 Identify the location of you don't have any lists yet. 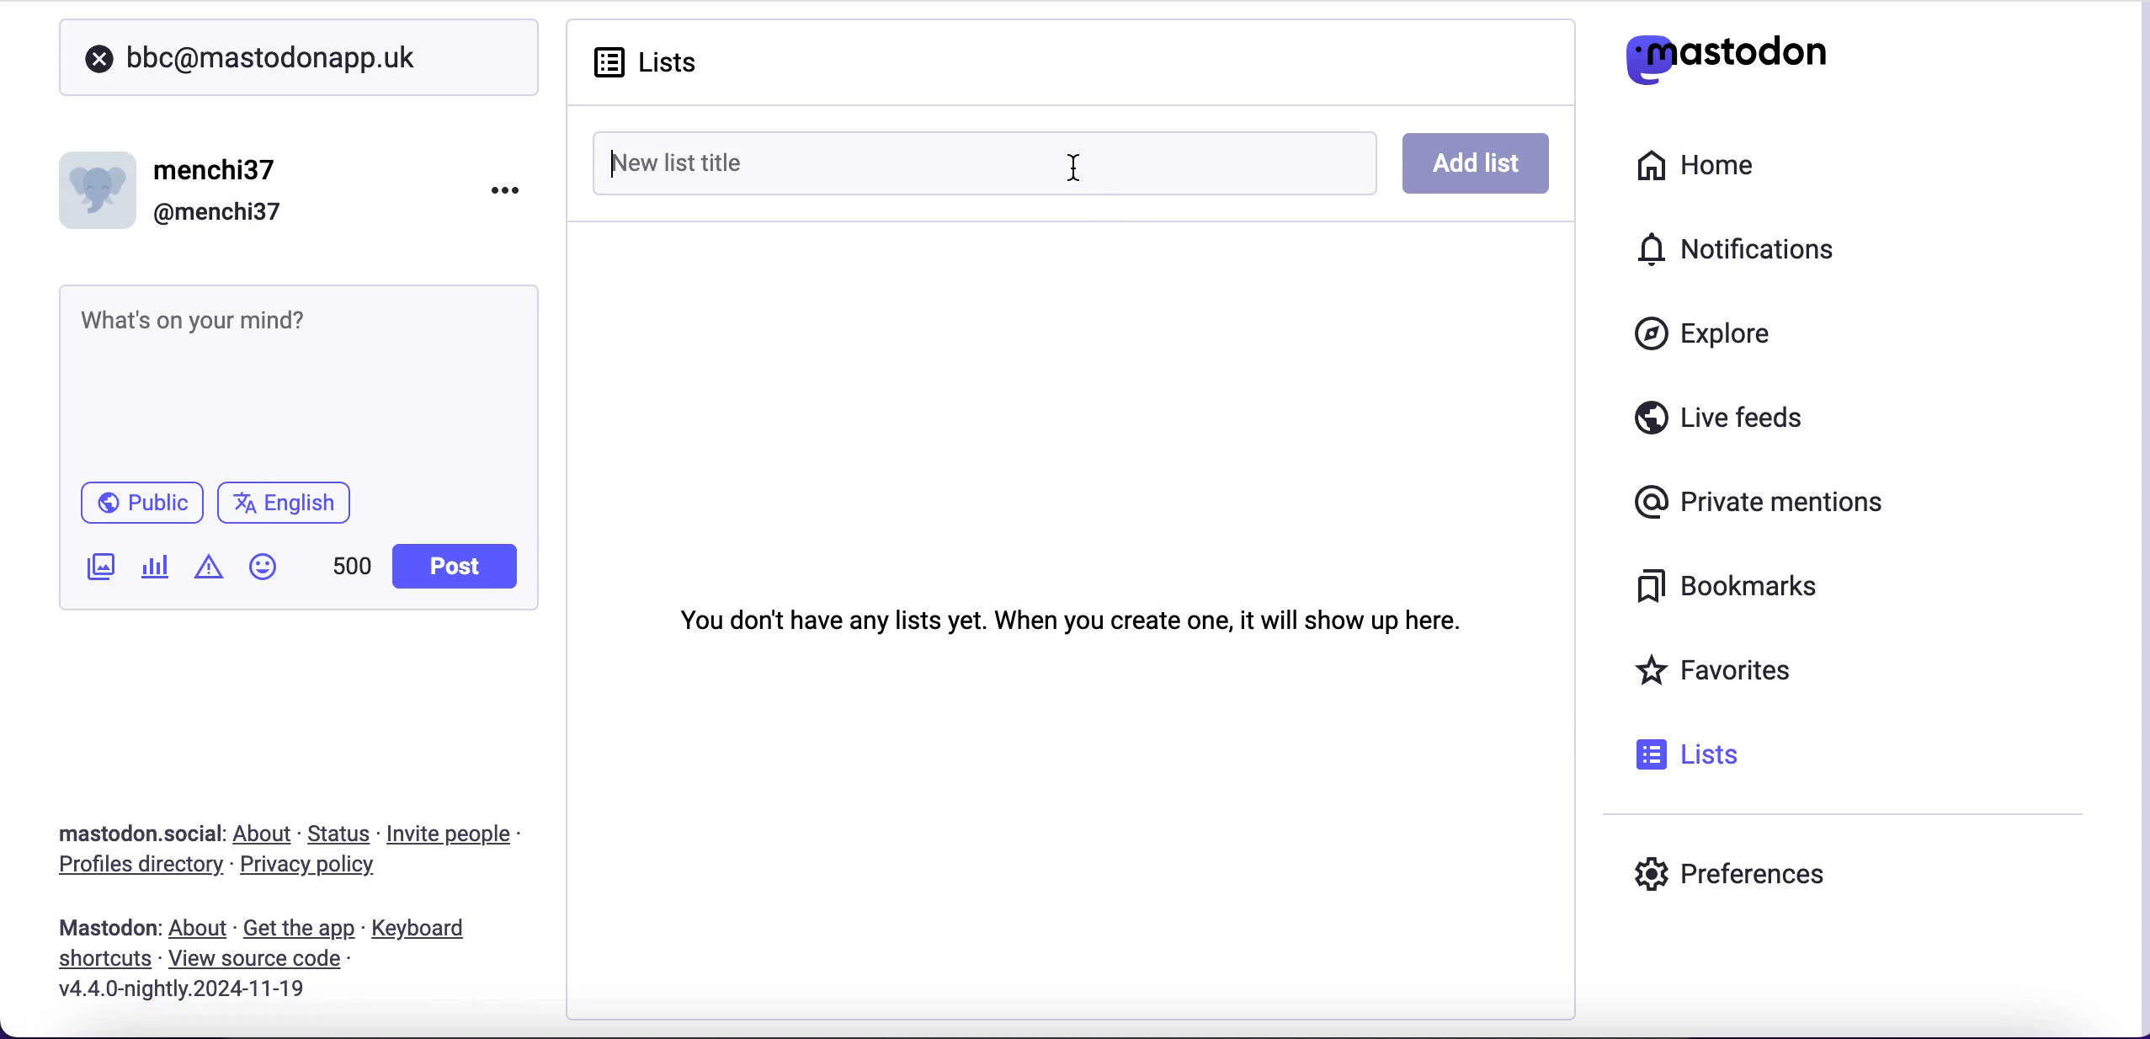
(1070, 616).